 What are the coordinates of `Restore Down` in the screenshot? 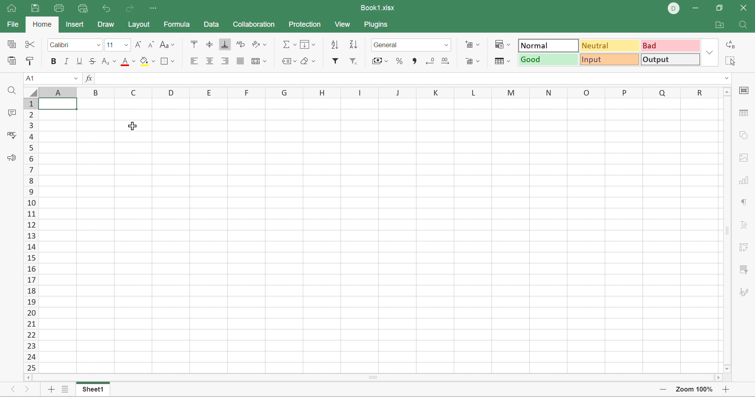 It's located at (720, 7).